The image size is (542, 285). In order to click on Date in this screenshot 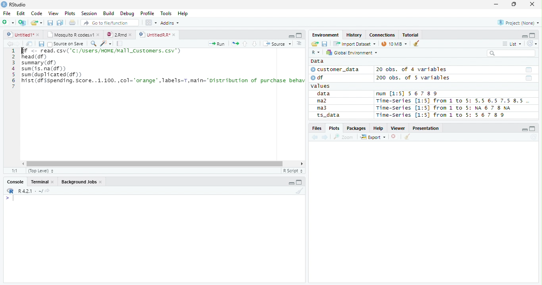, I will do `click(529, 79)`.